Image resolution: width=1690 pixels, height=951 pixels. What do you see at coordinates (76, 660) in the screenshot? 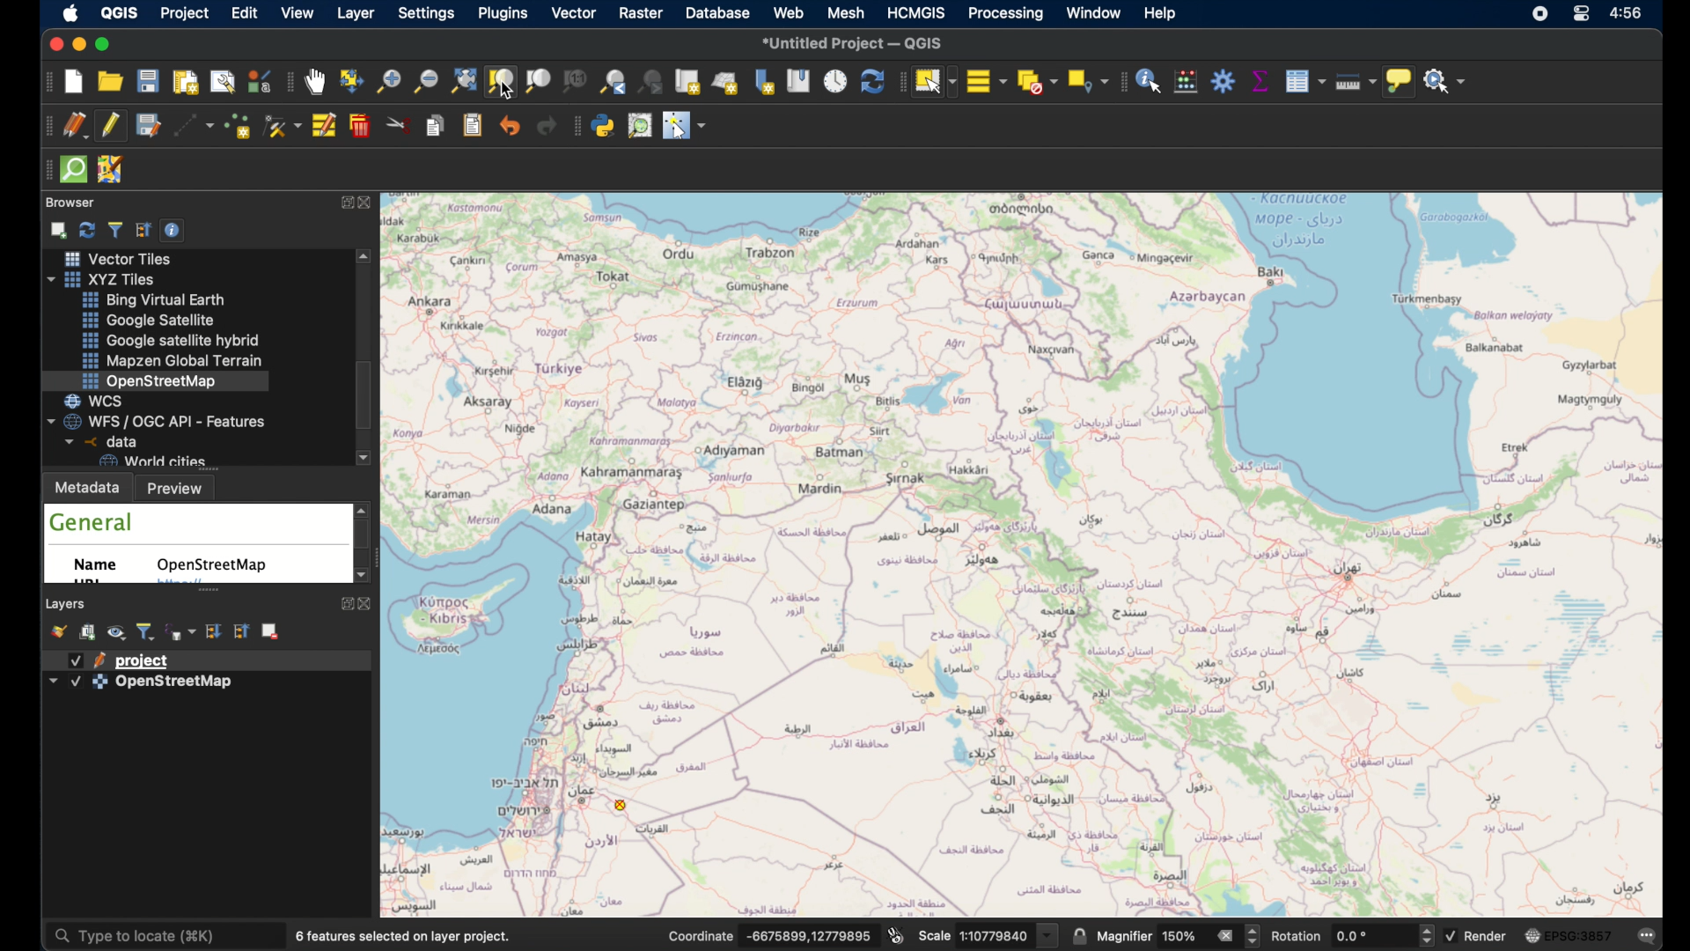
I see `checkbox` at bounding box center [76, 660].